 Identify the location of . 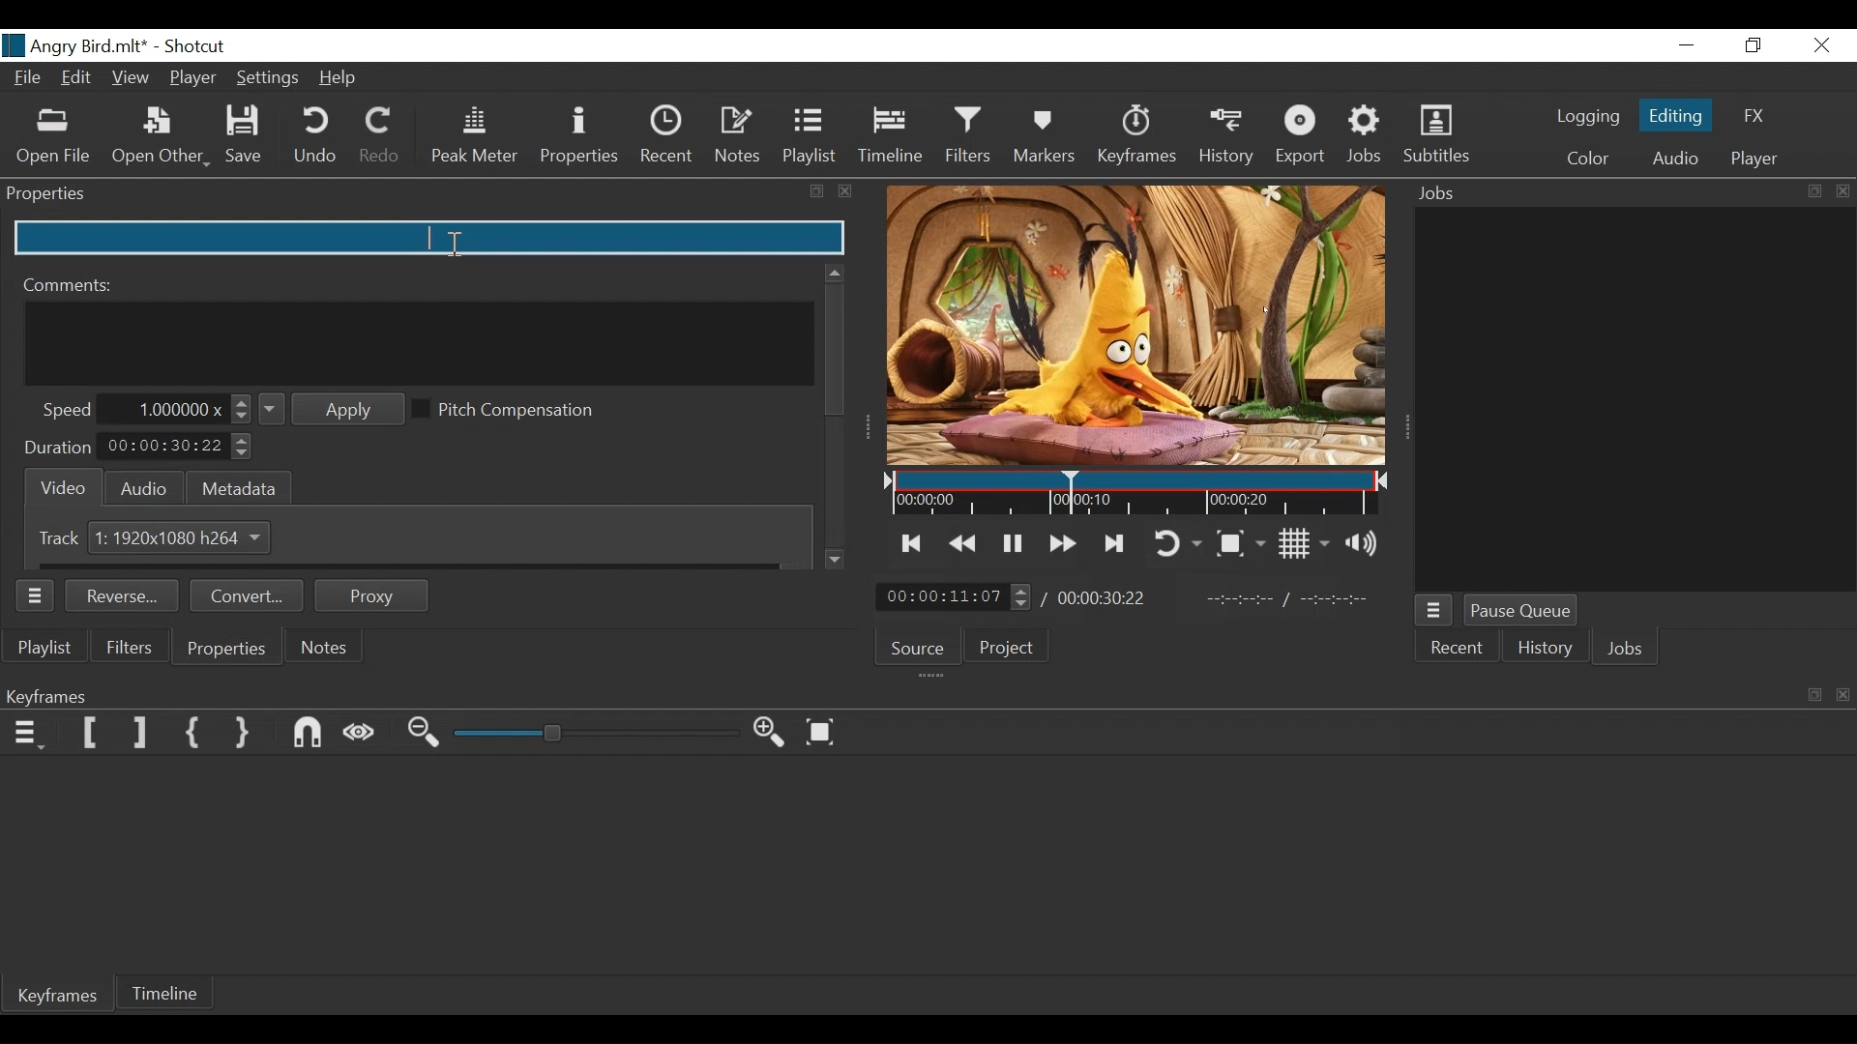
(912, 645).